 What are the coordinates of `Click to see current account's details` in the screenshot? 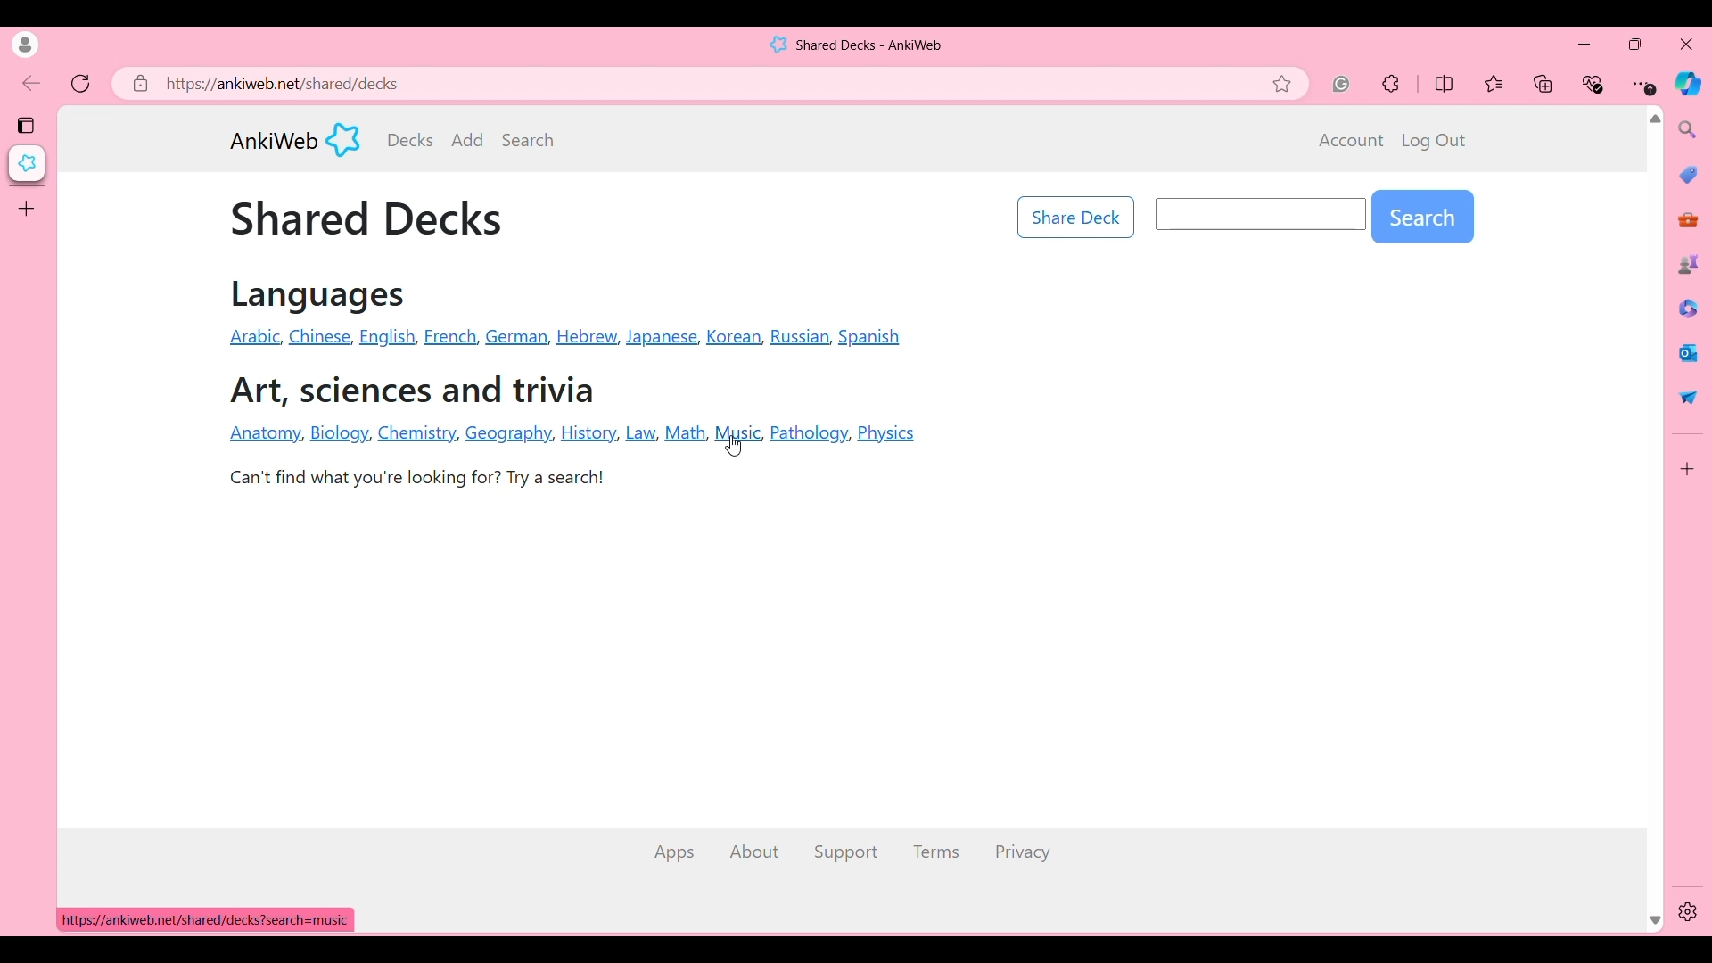 It's located at (25, 45).